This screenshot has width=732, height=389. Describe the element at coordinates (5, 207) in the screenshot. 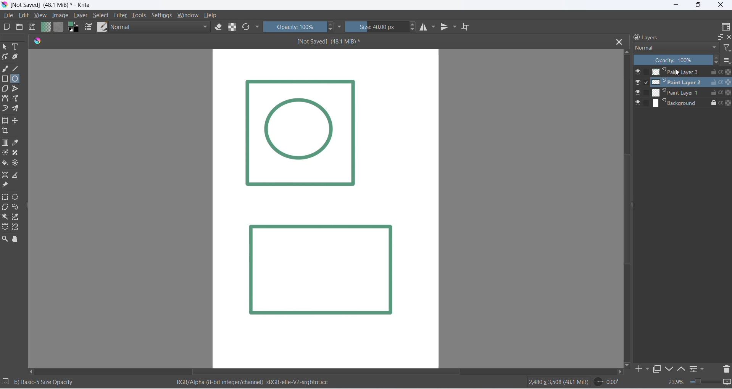

I see `polygon selection toll` at that location.